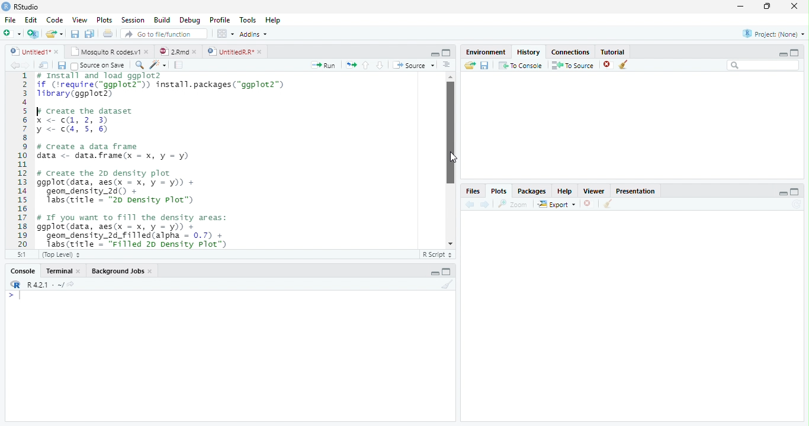 The width and height of the screenshot is (809, 426). Describe the element at coordinates (179, 66) in the screenshot. I see `compile report` at that location.